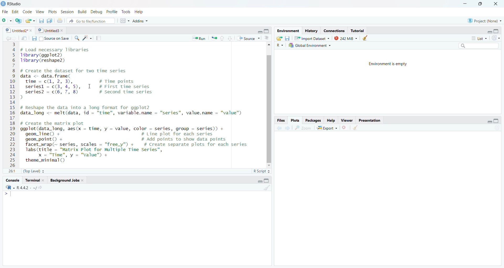 Image resolution: width=504 pixels, height=268 pixels. What do you see at coordinates (4, 4) in the screenshot?
I see `logo` at bounding box center [4, 4].